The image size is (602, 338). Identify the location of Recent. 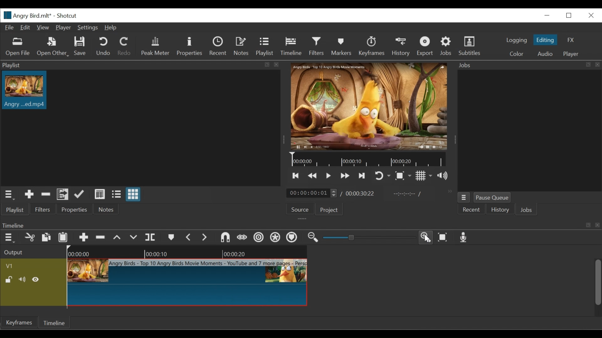
(219, 46).